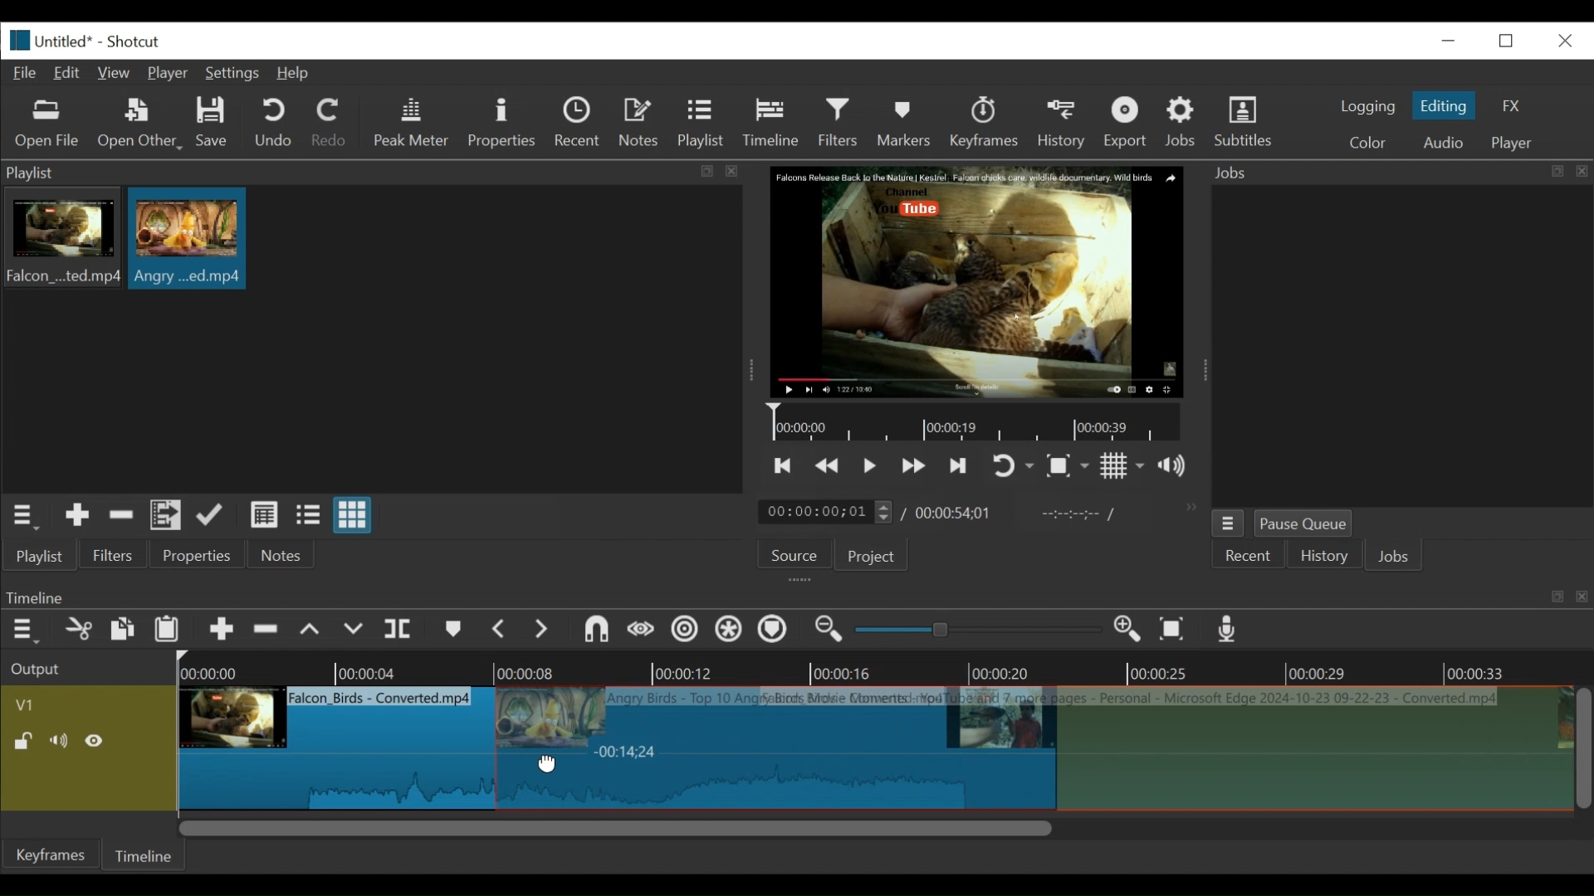 The image size is (1594, 896). What do you see at coordinates (1229, 633) in the screenshot?
I see `Record audio` at bounding box center [1229, 633].